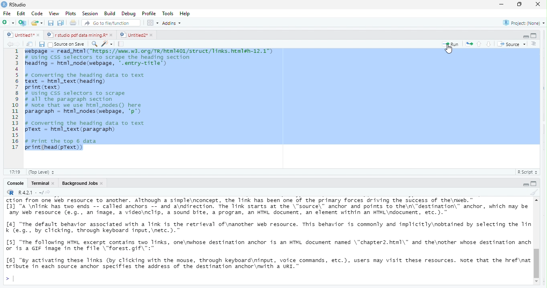 The image size is (547, 288). I want to click on go back to the previous source location, so click(10, 44).